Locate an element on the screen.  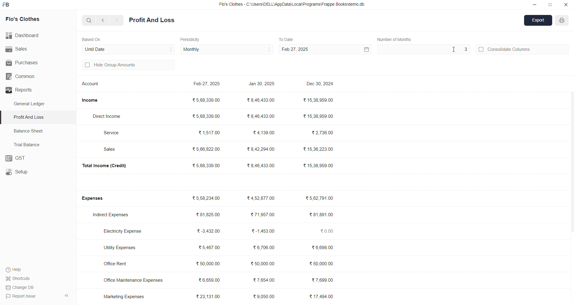
GST is located at coordinates (37, 158).